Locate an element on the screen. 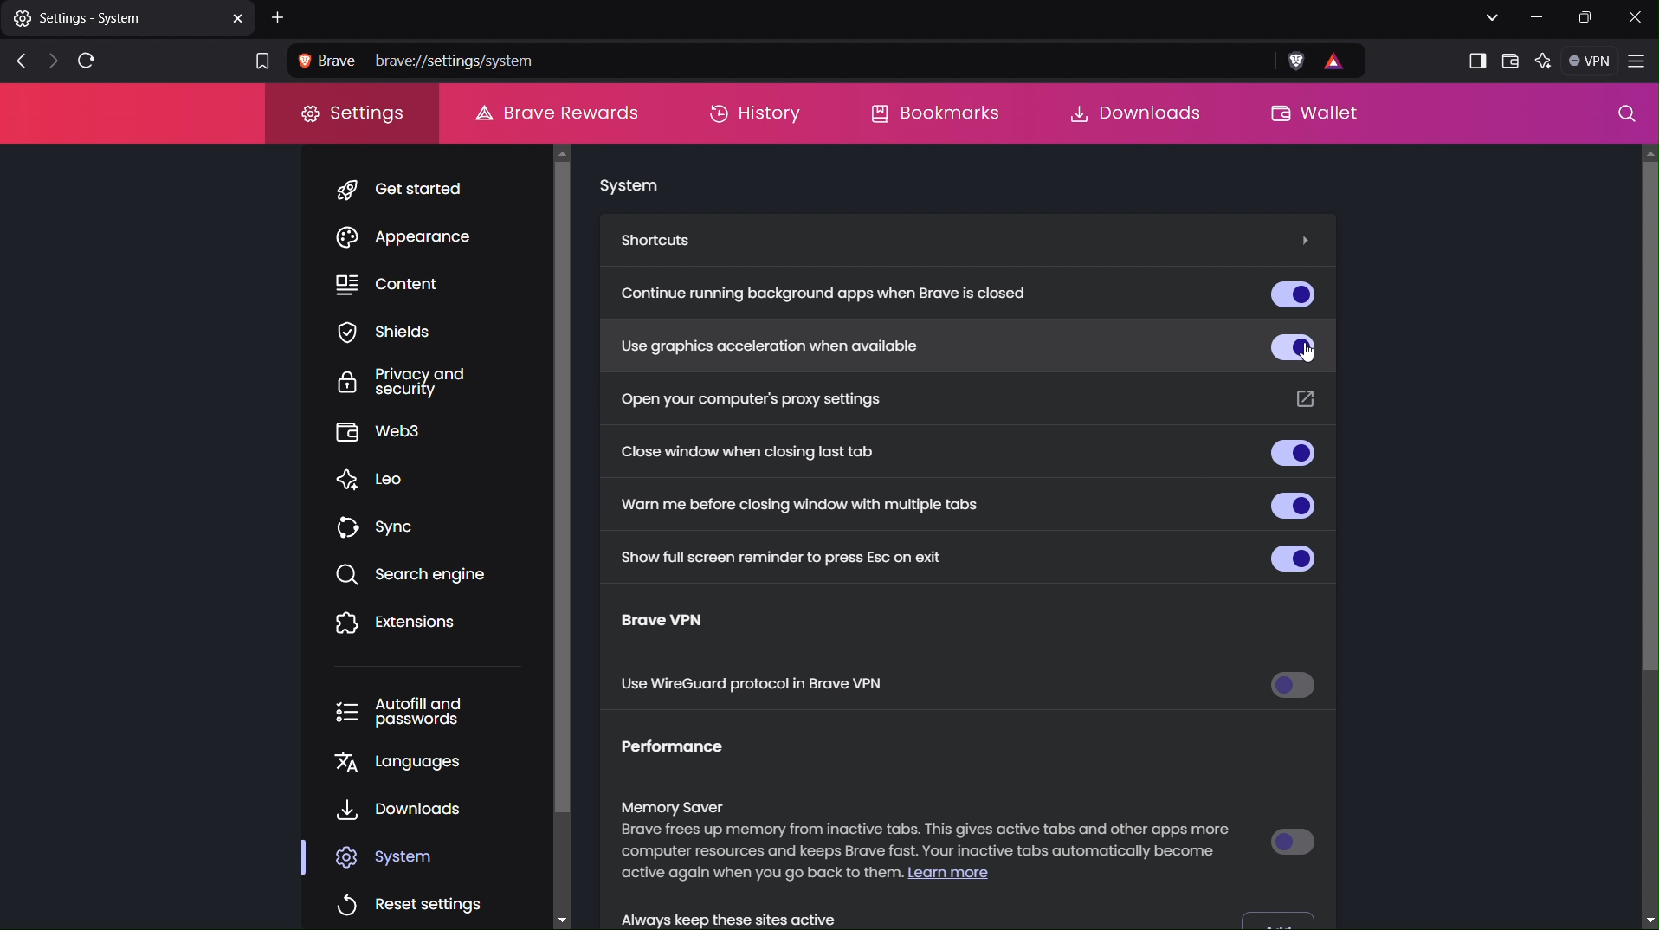 Image resolution: width=1659 pixels, height=930 pixels. Appearance is located at coordinates (412, 239).